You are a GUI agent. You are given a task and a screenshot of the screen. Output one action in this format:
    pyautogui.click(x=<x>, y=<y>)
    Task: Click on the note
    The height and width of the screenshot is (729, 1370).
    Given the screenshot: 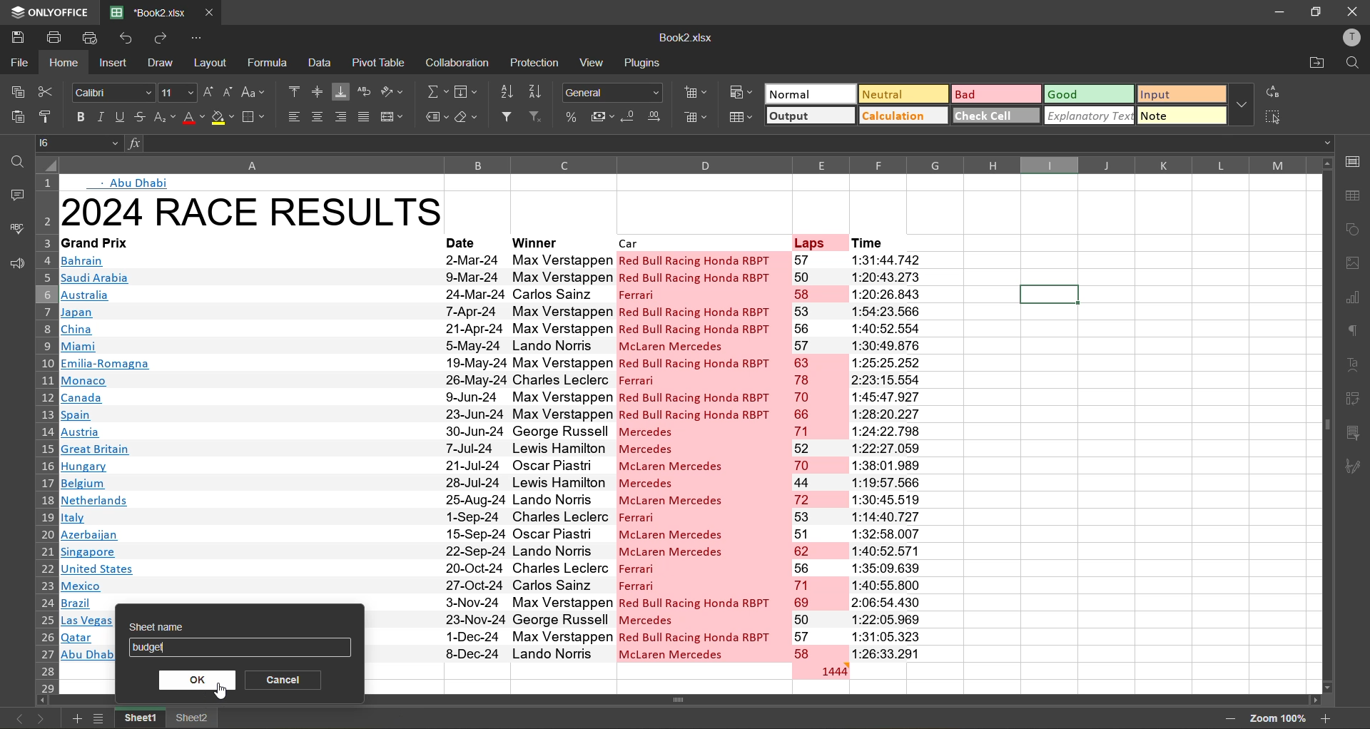 What is the action you would take?
    pyautogui.click(x=1182, y=116)
    